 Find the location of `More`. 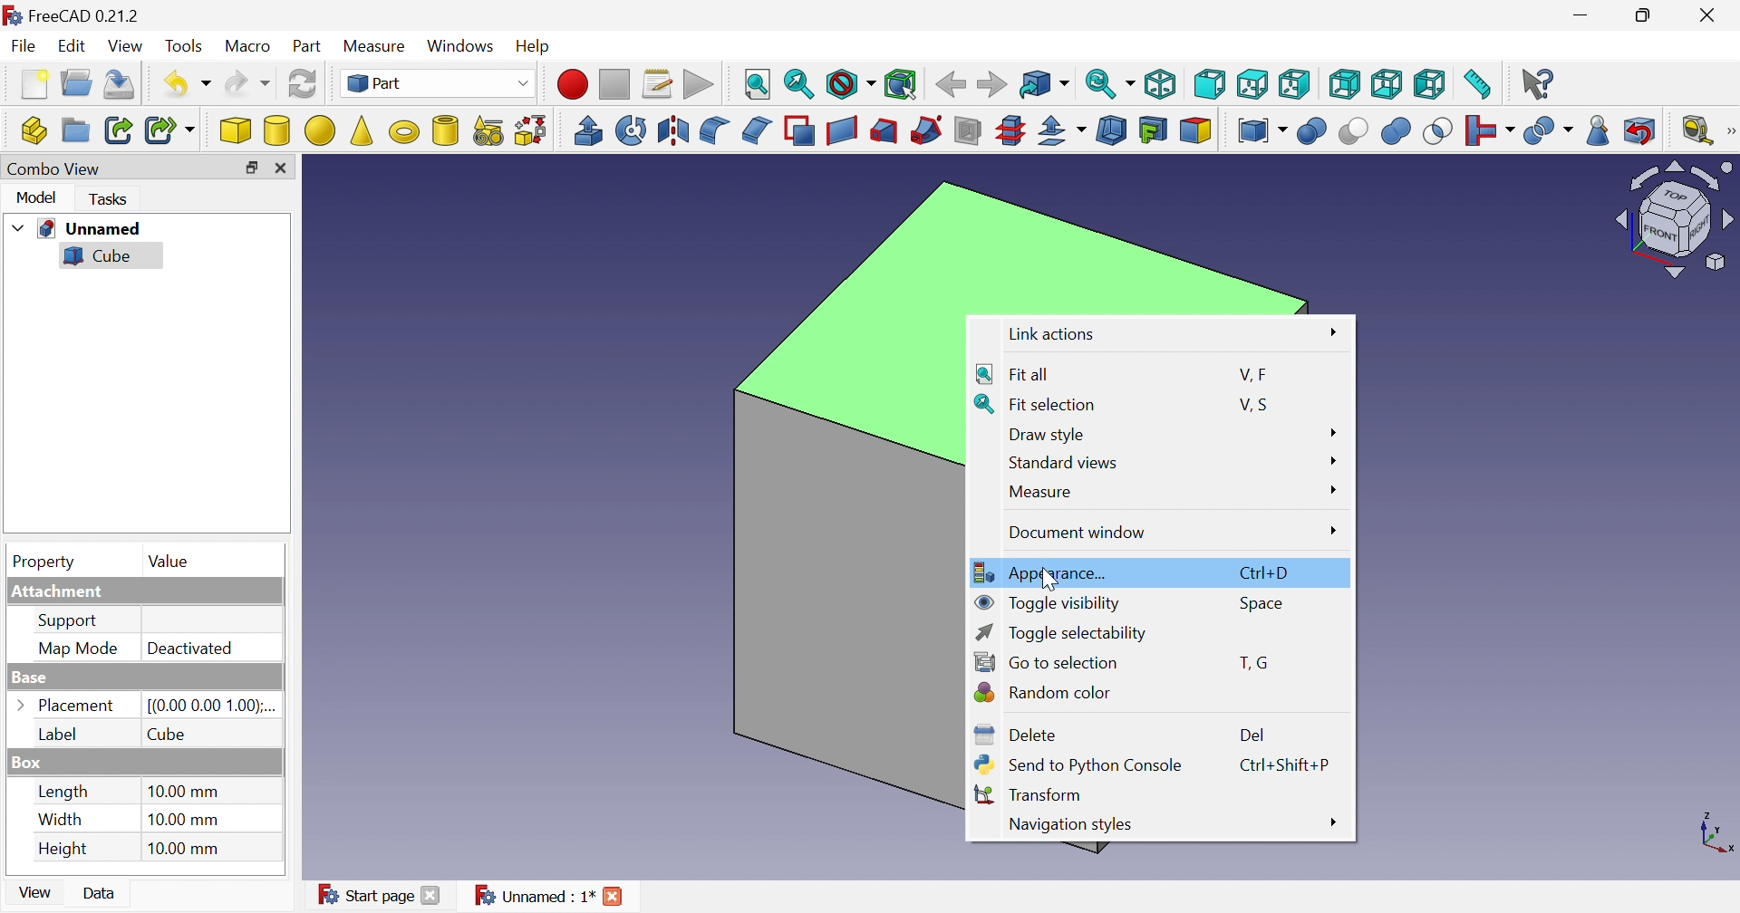

More is located at coordinates (1331, 462).